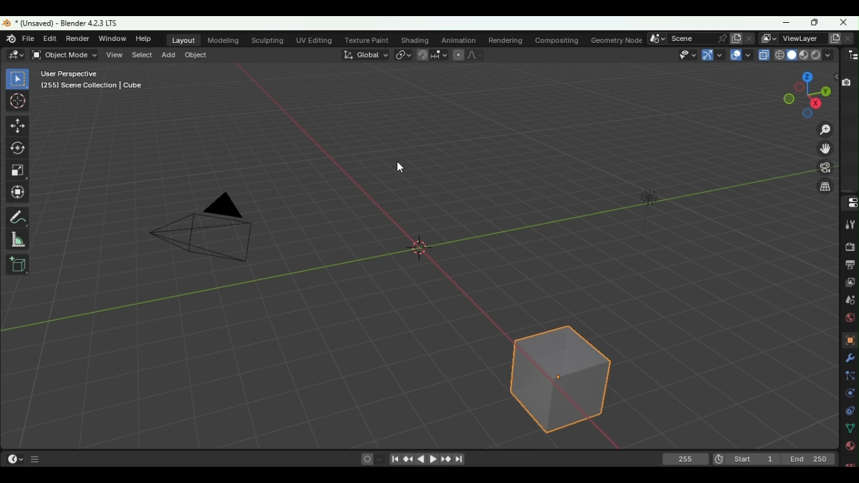 This screenshot has height=483, width=859. Describe the element at coordinates (50, 40) in the screenshot. I see `Edit` at that location.